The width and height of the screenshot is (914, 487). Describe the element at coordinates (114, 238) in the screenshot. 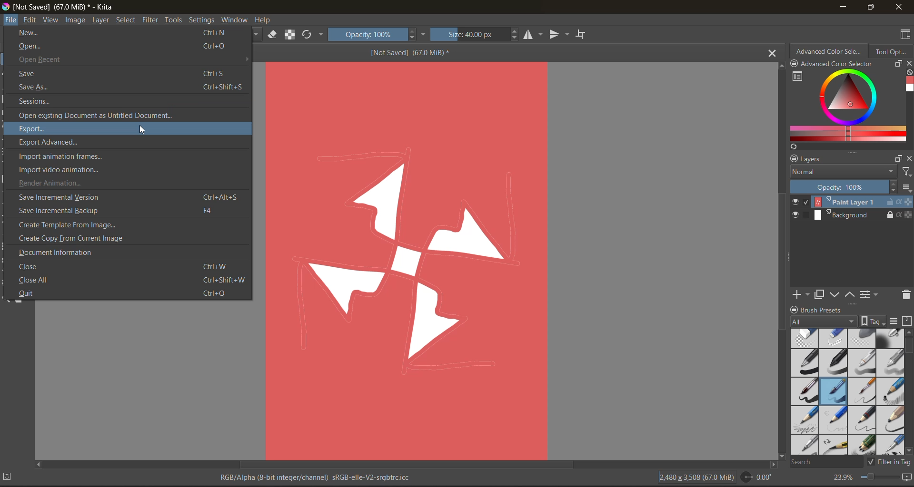

I see `create copy from current image` at that location.